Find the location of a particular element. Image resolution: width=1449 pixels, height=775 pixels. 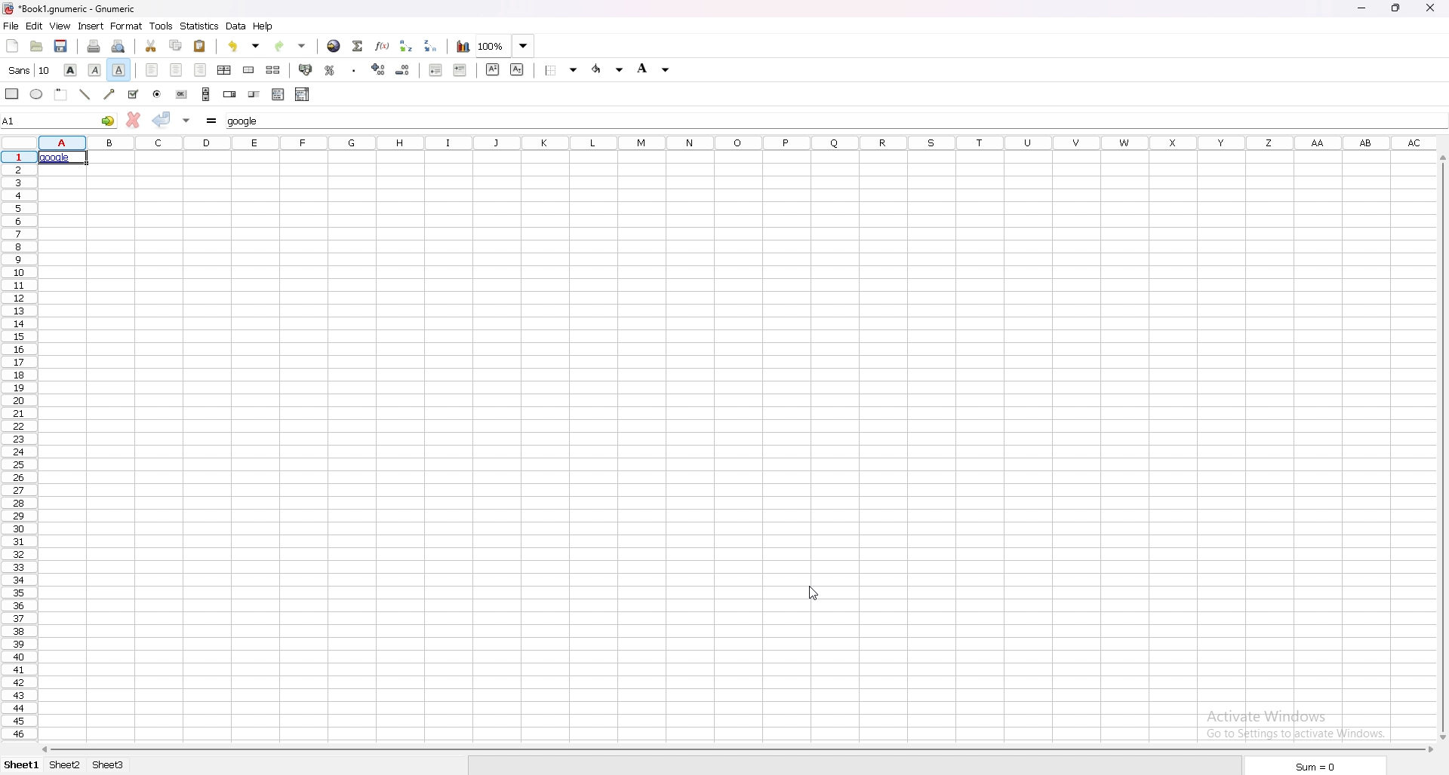

decrease indent is located at coordinates (435, 69).